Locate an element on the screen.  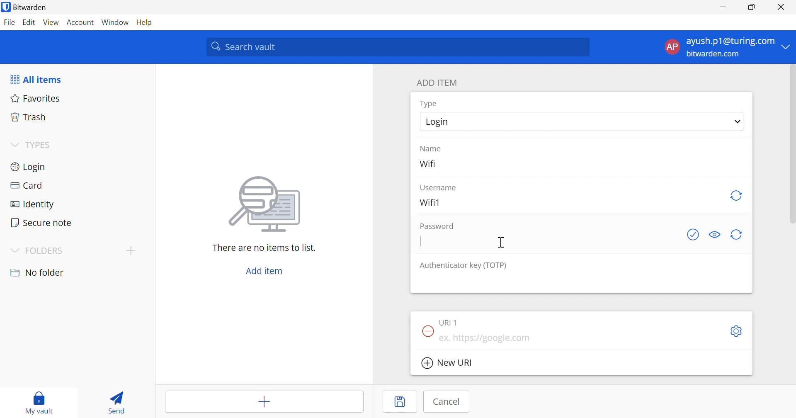
ex. https://google.com is located at coordinates (485, 338).